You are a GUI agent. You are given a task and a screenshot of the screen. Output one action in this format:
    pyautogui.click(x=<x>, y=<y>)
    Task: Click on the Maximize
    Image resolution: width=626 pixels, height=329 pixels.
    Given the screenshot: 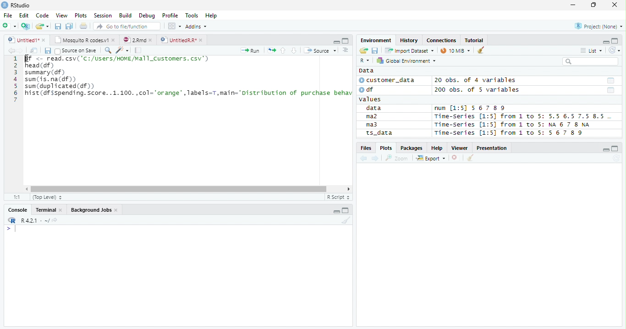 What is the action you would take?
    pyautogui.click(x=615, y=41)
    